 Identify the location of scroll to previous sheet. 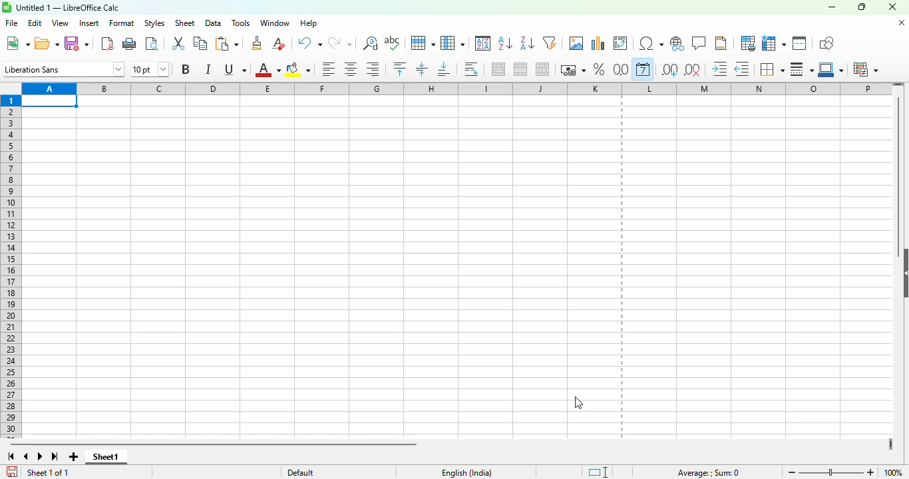
(27, 456).